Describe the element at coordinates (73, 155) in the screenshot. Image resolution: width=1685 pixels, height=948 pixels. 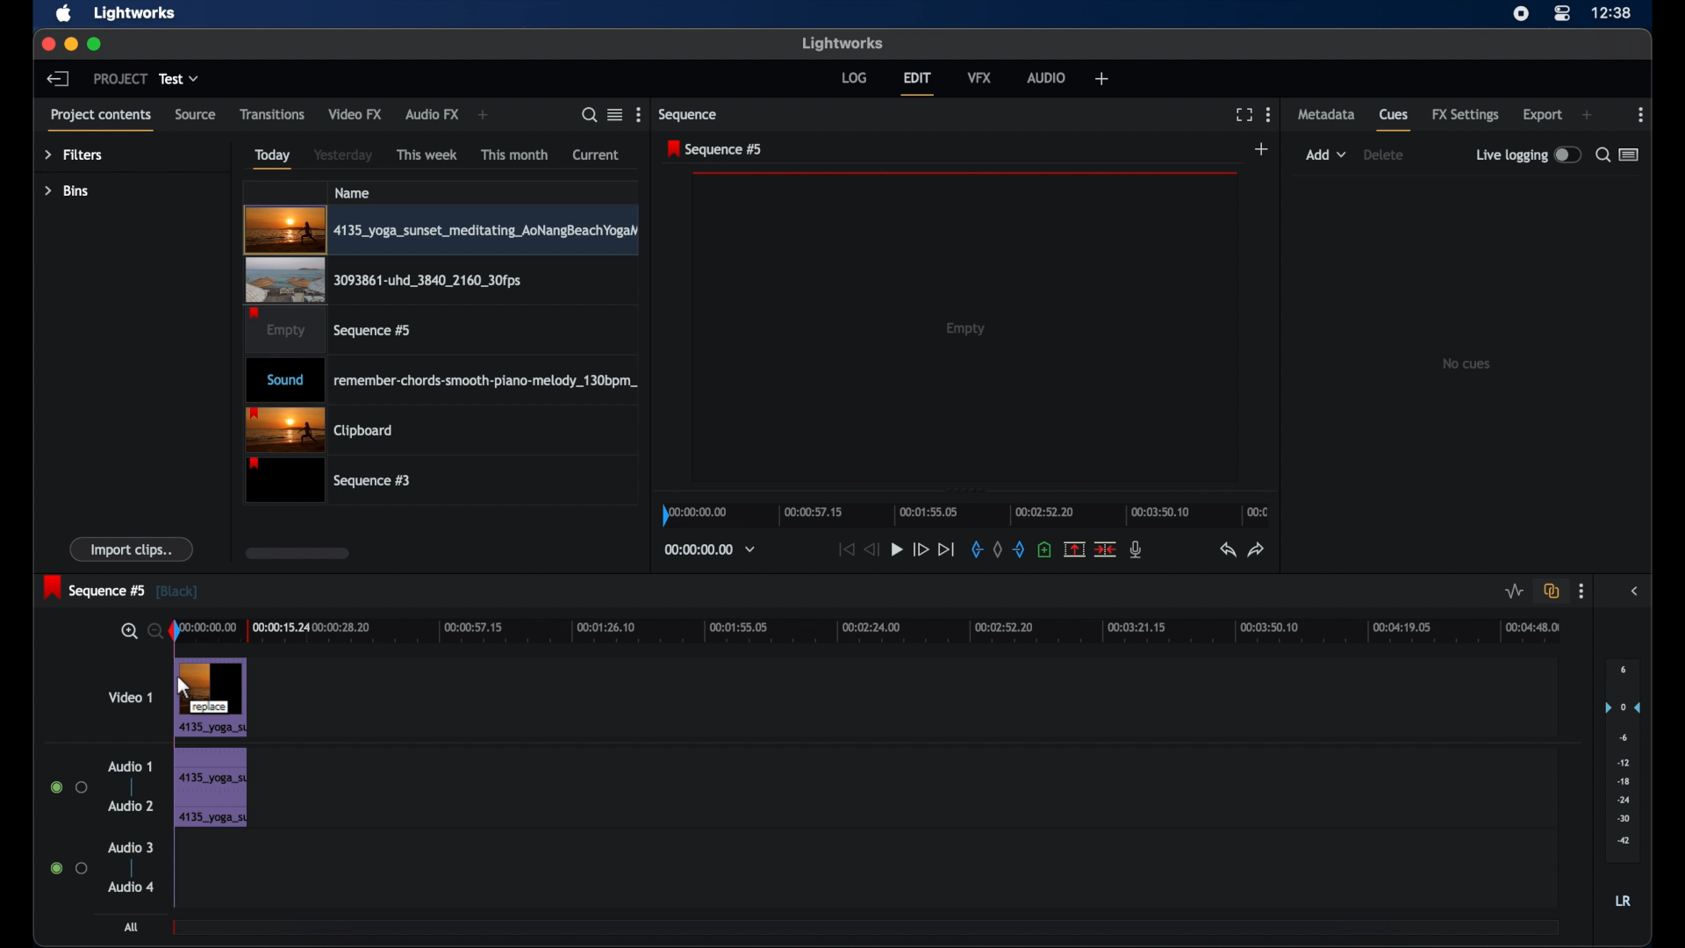
I see `filters` at that location.